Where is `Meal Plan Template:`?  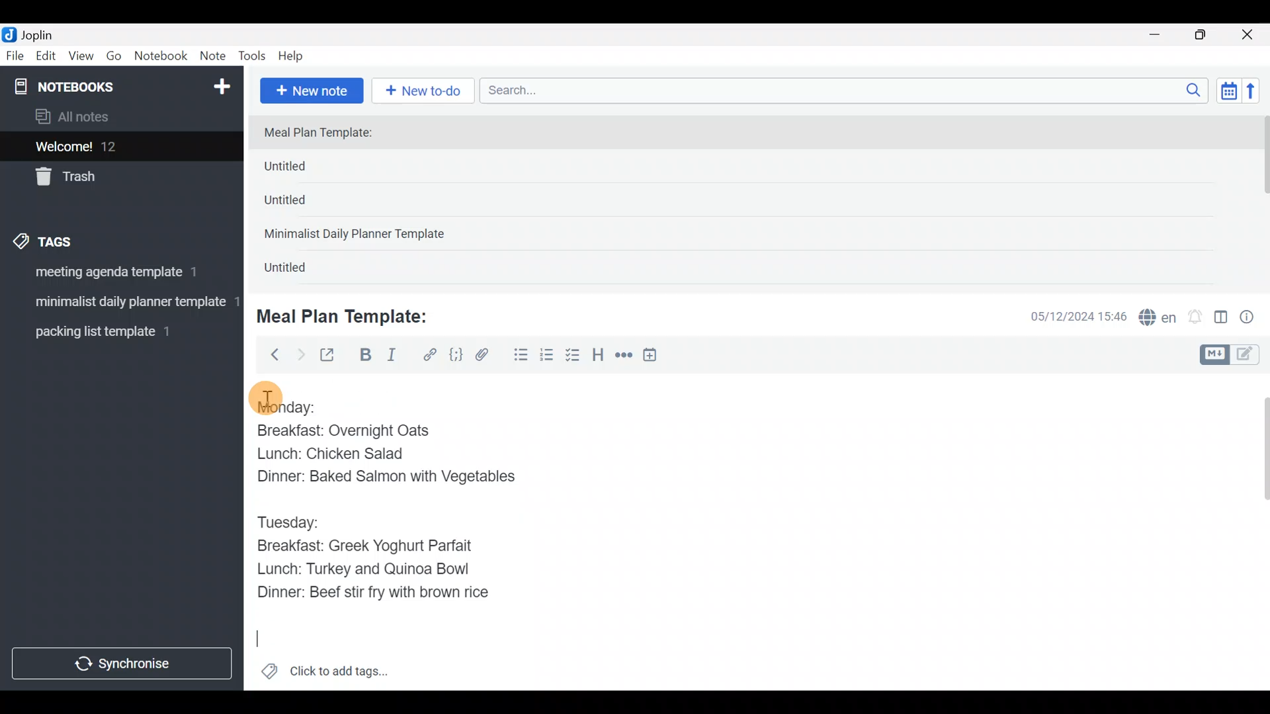
Meal Plan Template: is located at coordinates (326, 134).